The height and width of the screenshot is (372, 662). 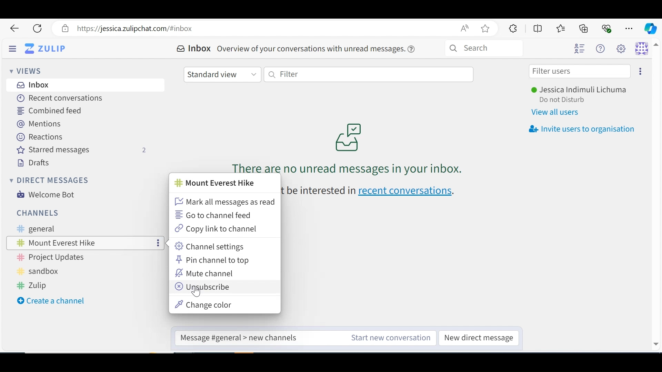 I want to click on Up, so click(x=656, y=47).